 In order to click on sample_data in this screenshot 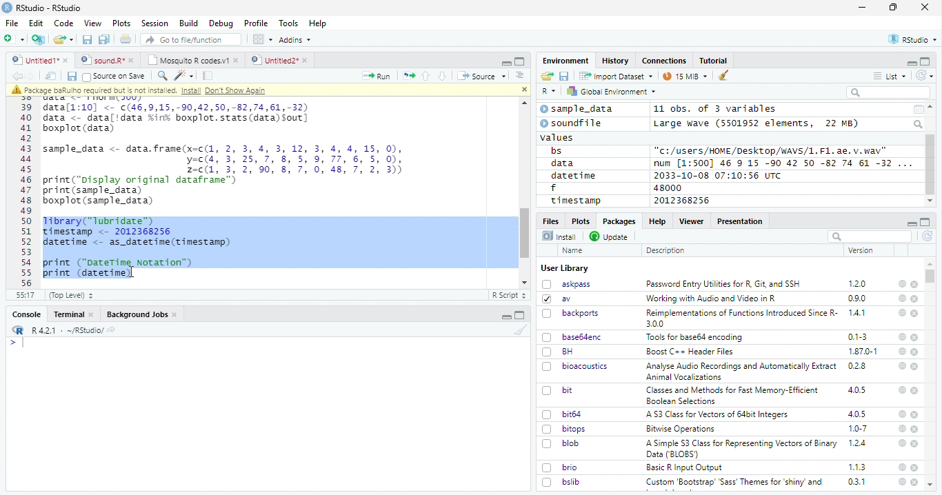, I will do `click(579, 109)`.